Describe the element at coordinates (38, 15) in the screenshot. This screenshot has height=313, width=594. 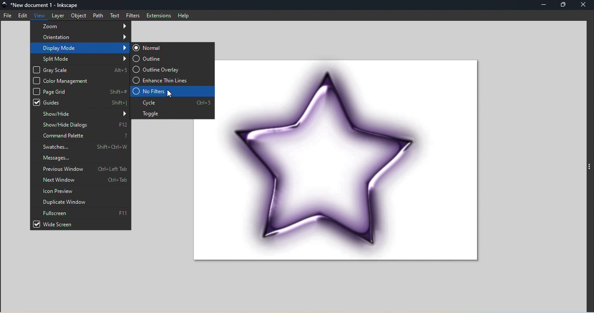
I see `View` at that location.